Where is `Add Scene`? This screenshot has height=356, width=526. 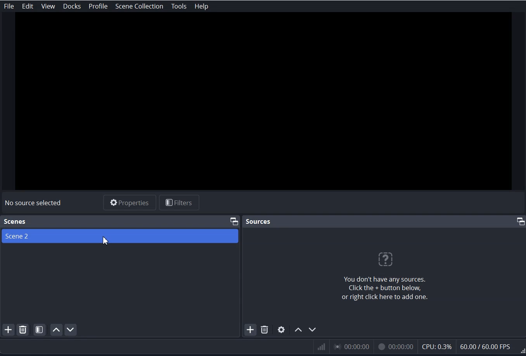 Add Scene is located at coordinates (7, 330).